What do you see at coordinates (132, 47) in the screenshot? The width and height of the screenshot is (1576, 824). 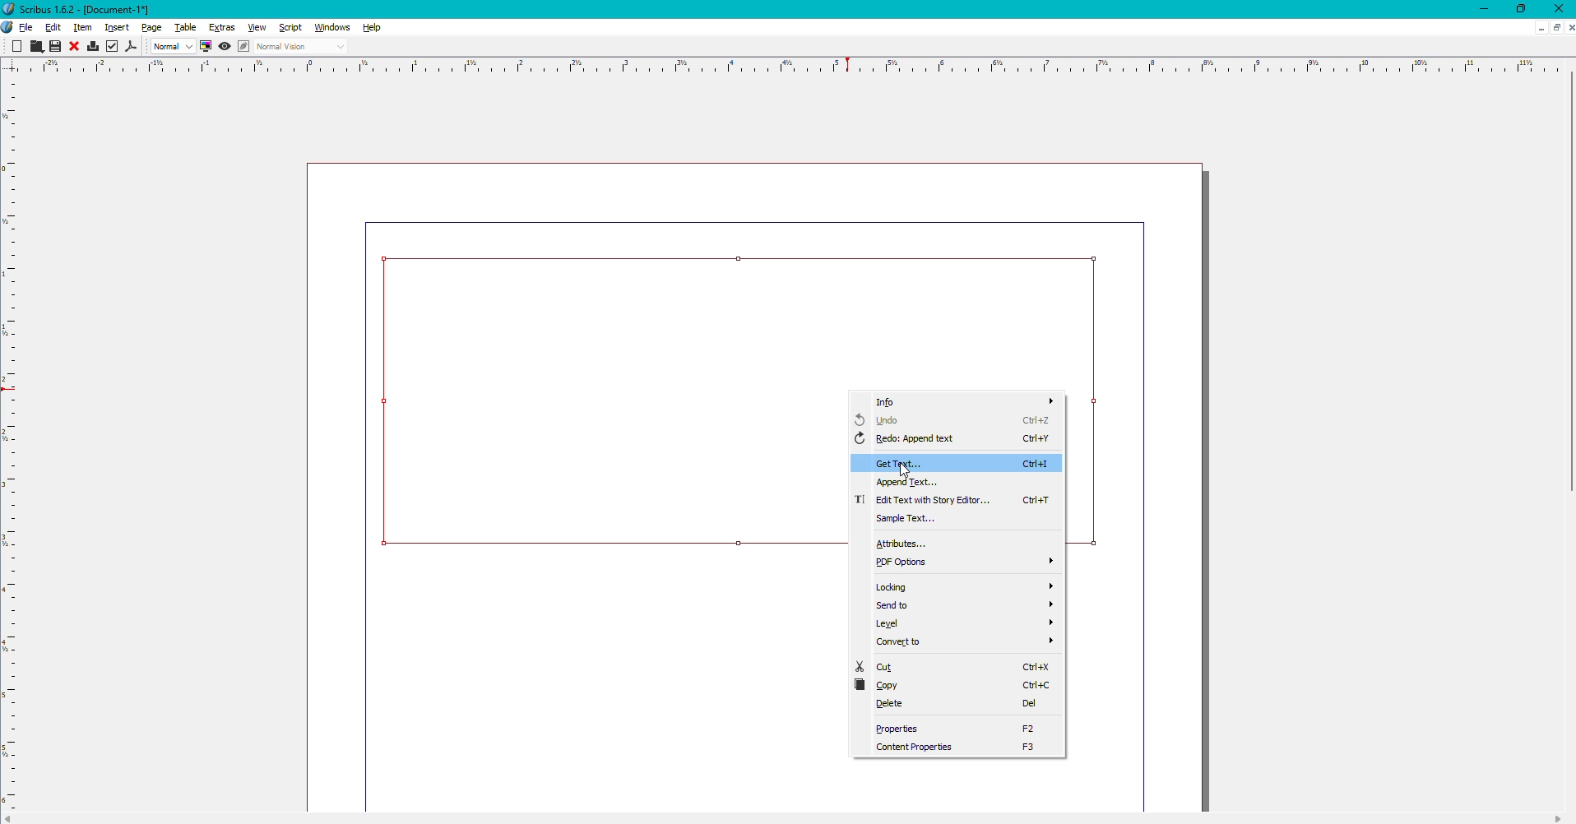 I see `PDF` at bounding box center [132, 47].